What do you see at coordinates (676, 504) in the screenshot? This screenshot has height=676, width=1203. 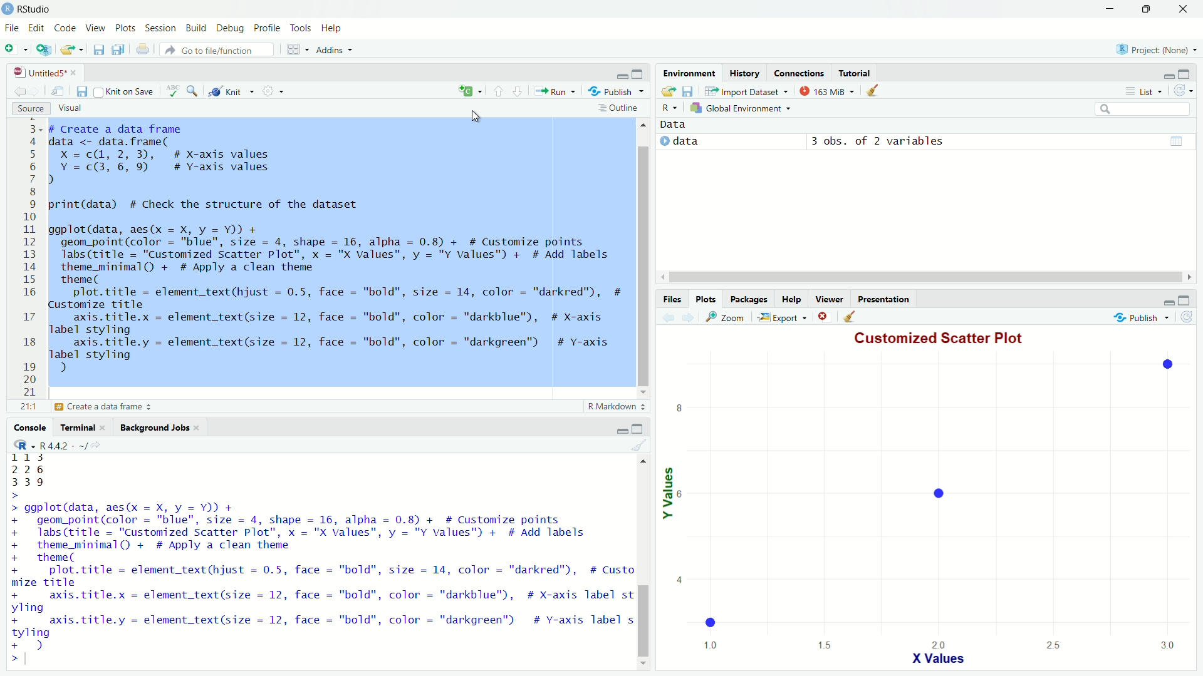 I see `Y values` at bounding box center [676, 504].